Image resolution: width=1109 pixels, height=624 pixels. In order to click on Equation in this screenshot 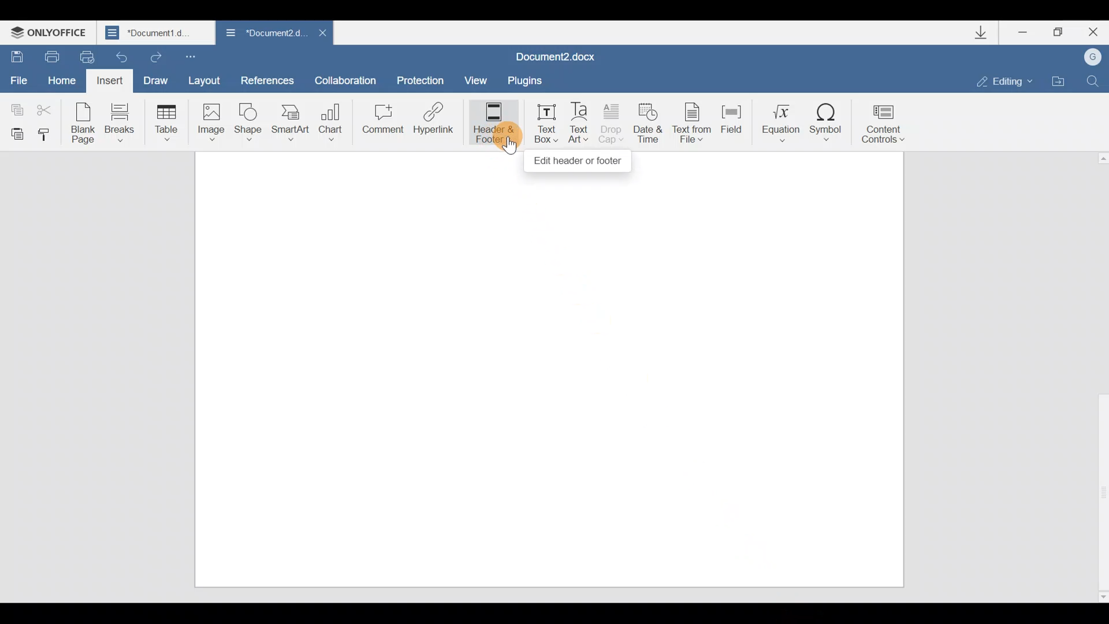, I will do `click(777, 120)`.